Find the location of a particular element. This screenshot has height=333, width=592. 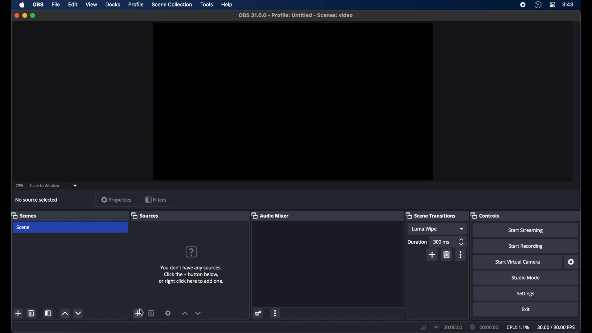

profile is located at coordinates (136, 5).